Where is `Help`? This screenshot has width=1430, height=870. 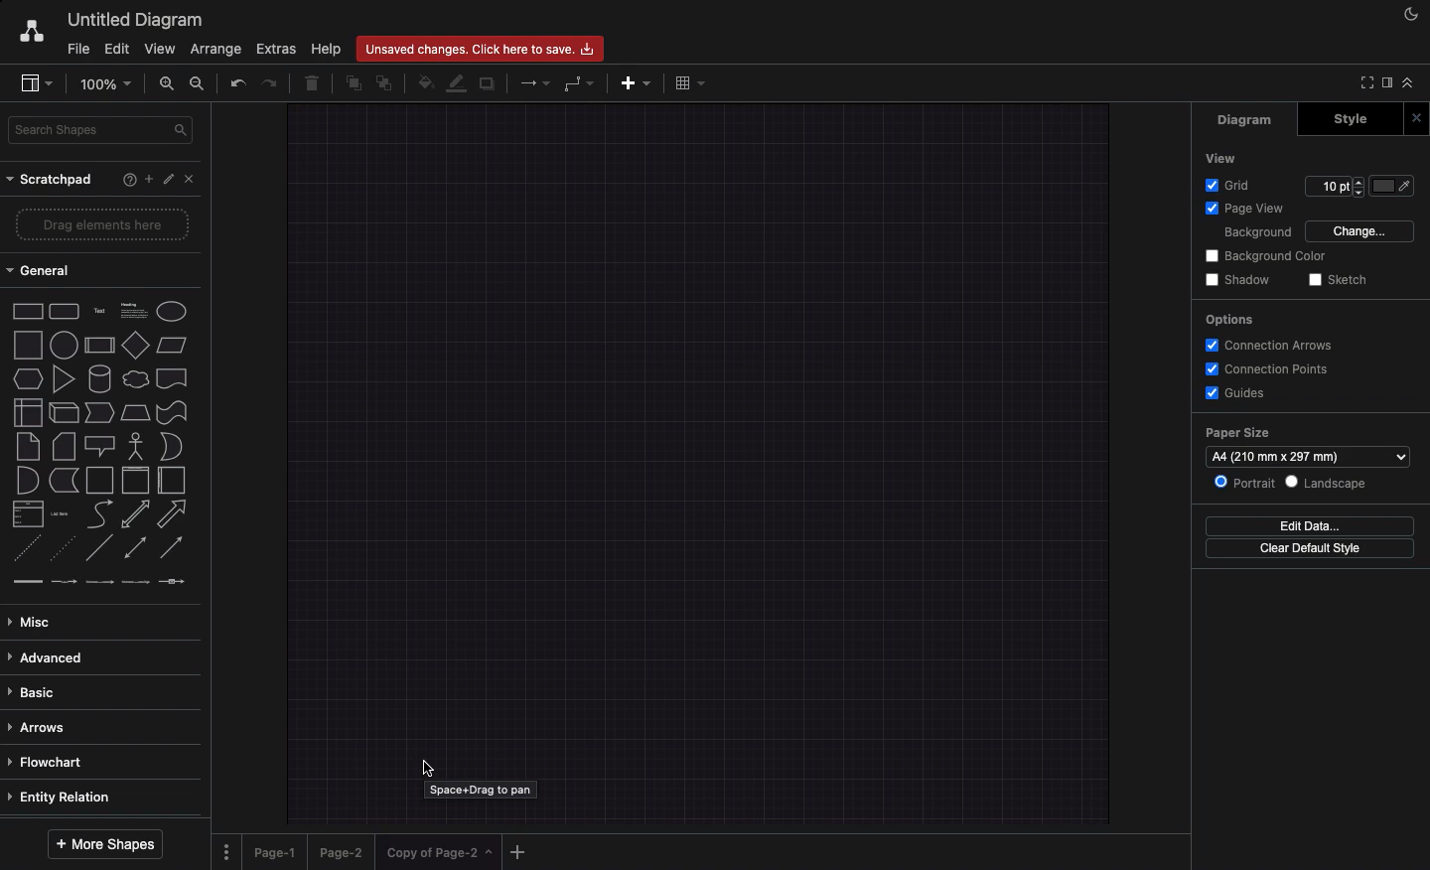 Help is located at coordinates (117, 178).